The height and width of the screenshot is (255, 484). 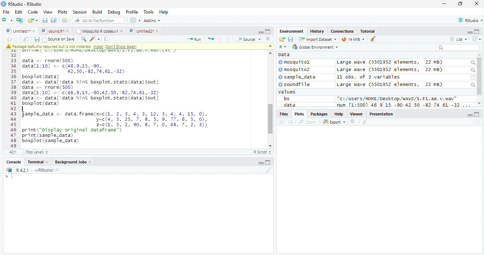 What do you see at coordinates (228, 39) in the screenshot?
I see `Go to next session` at bounding box center [228, 39].